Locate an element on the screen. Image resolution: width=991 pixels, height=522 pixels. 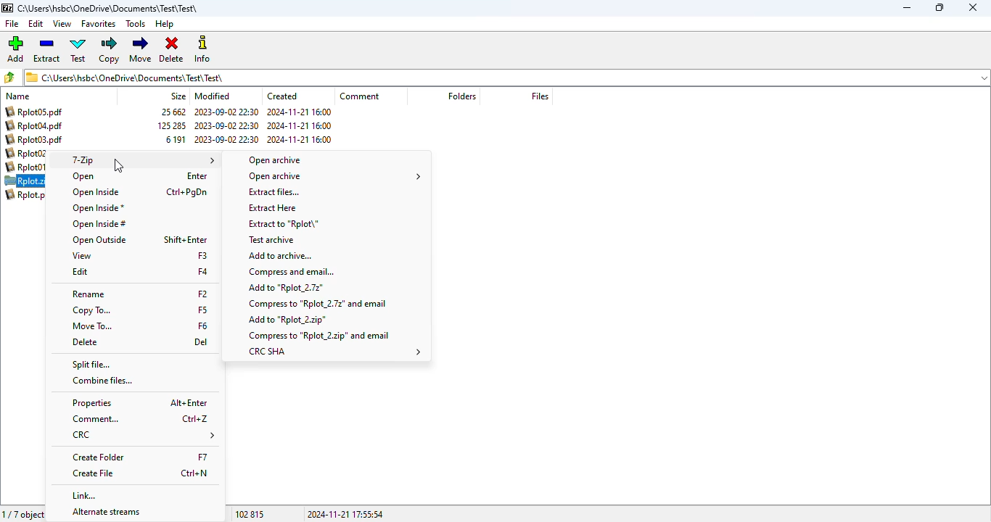
Ctrl+PgDn is located at coordinates (187, 192).